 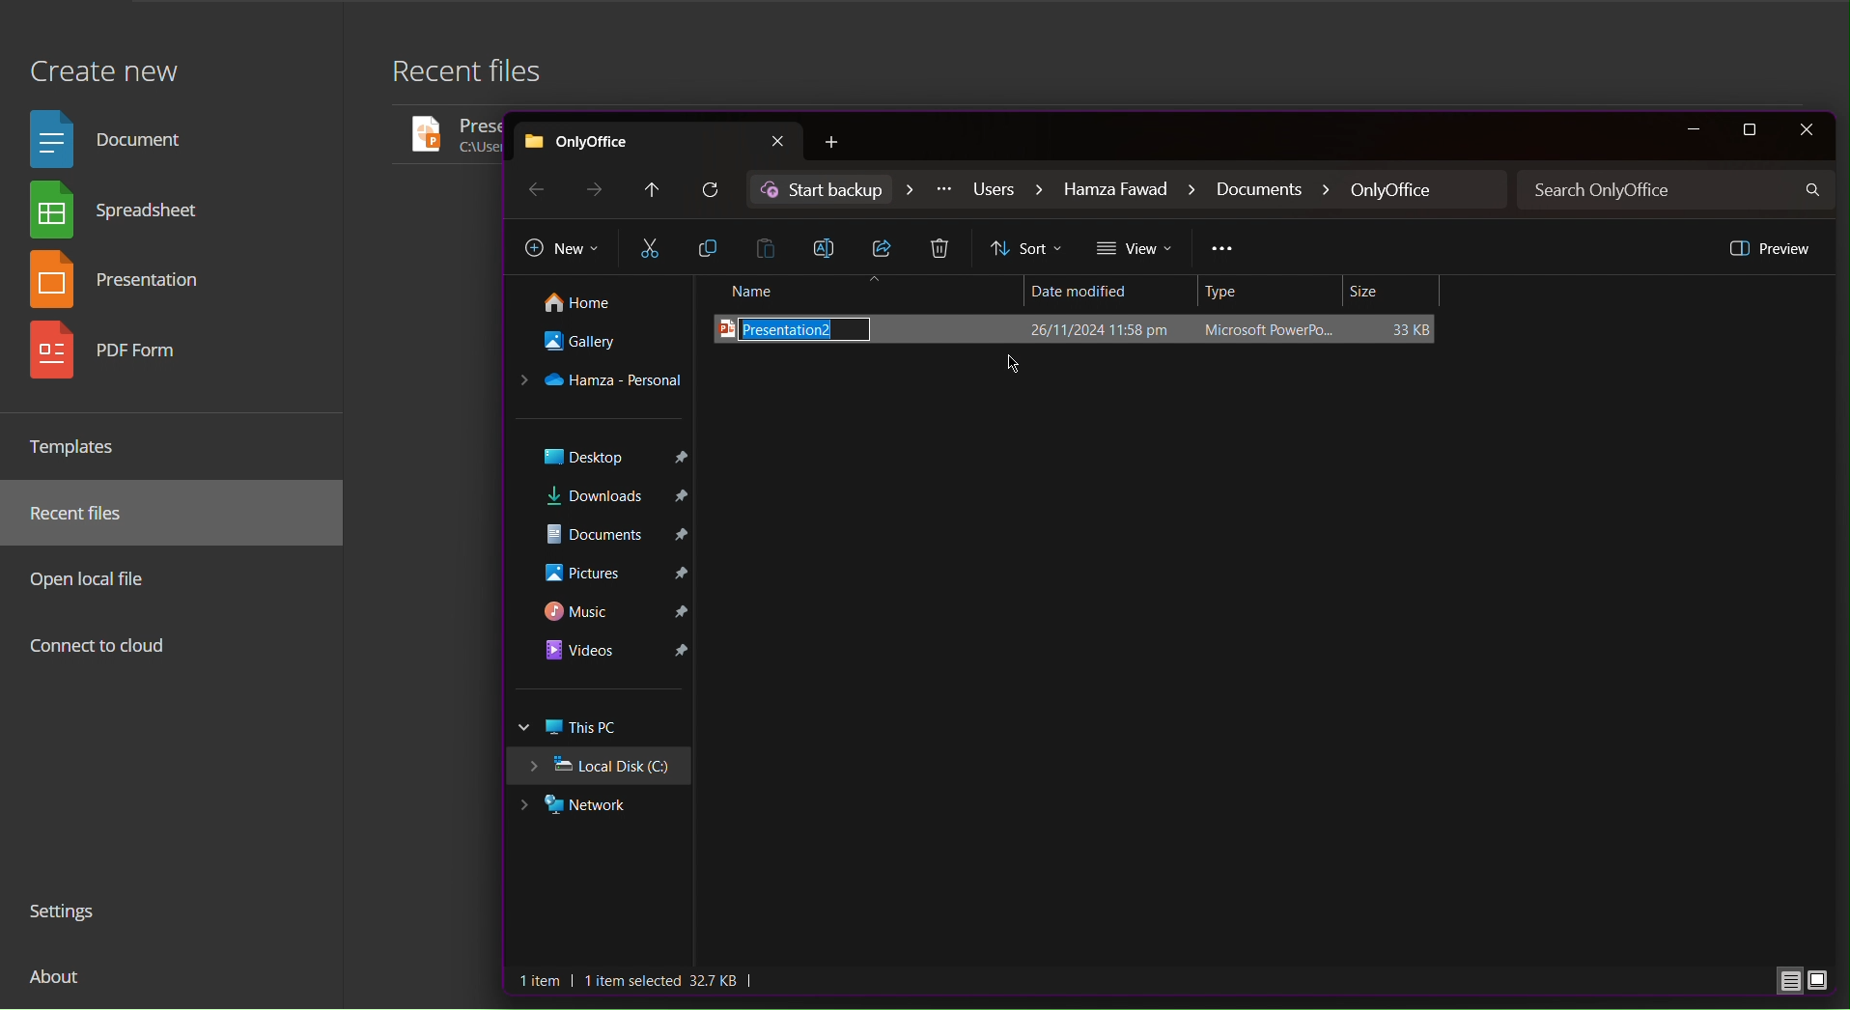 What do you see at coordinates (534, 188) in the screenshot?
I see `Back` at bounding box center [534, 188].